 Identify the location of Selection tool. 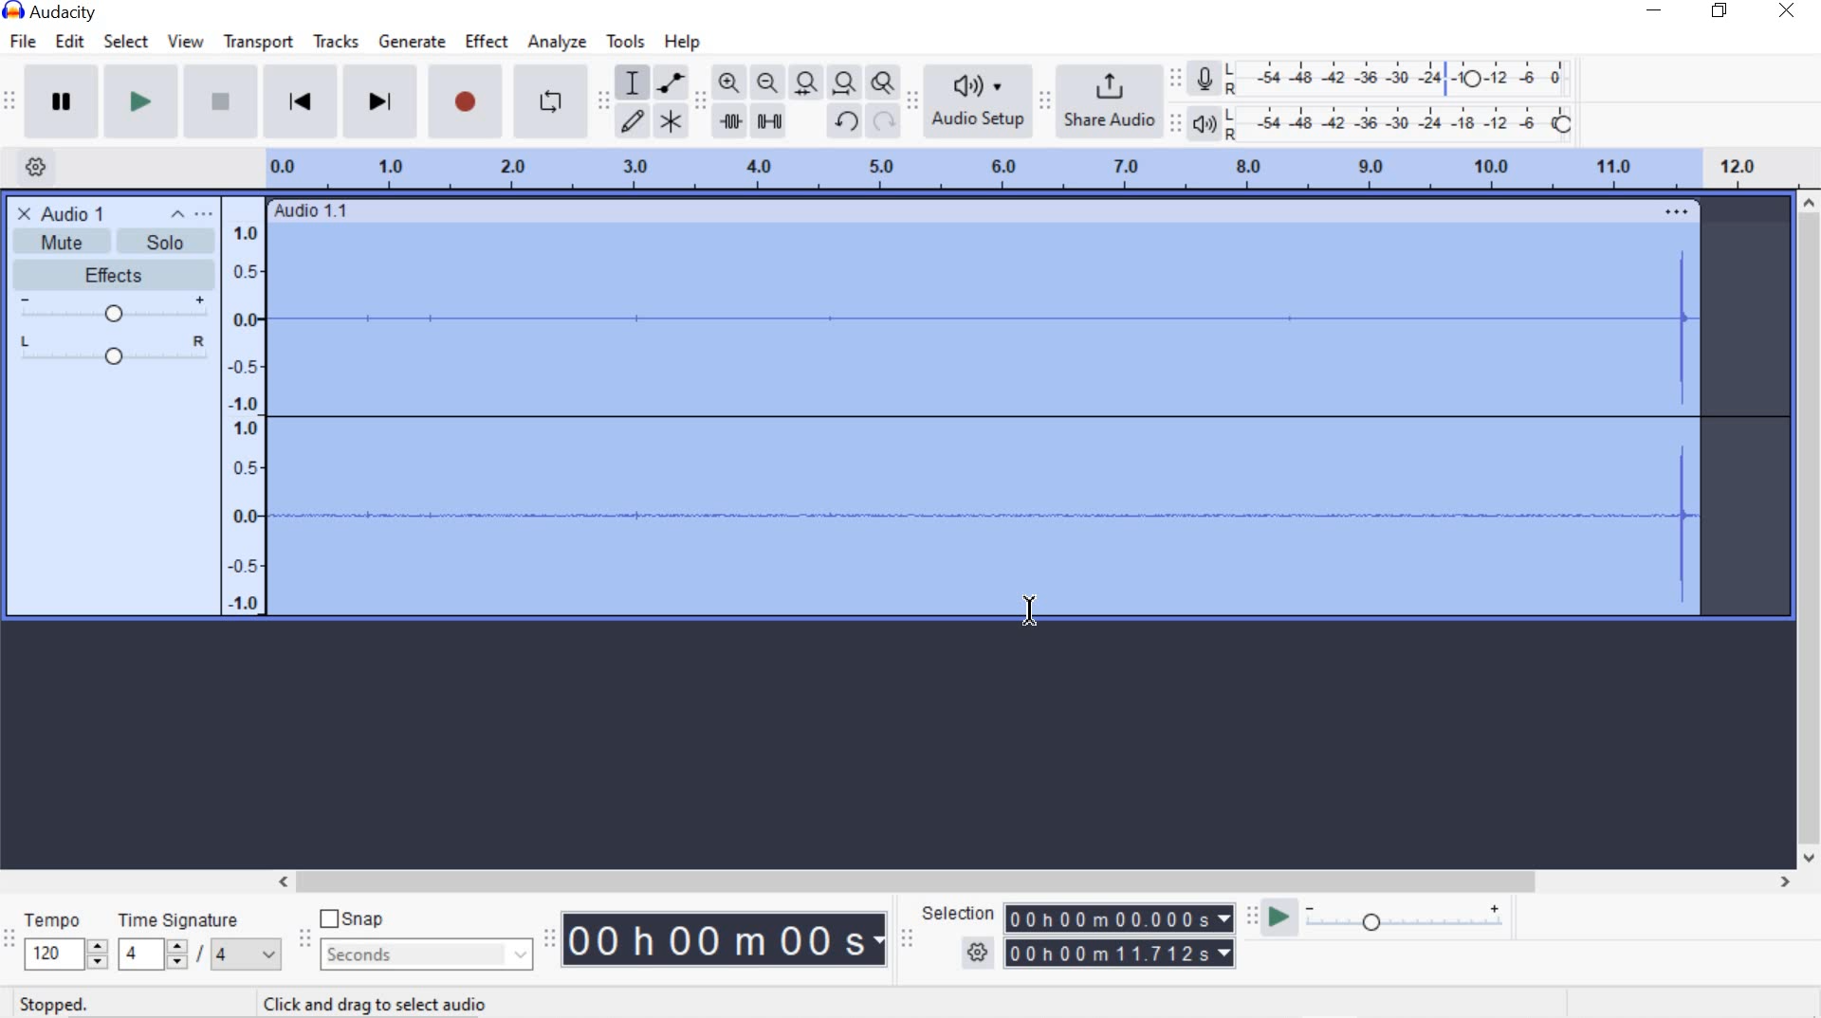
(633, 81).